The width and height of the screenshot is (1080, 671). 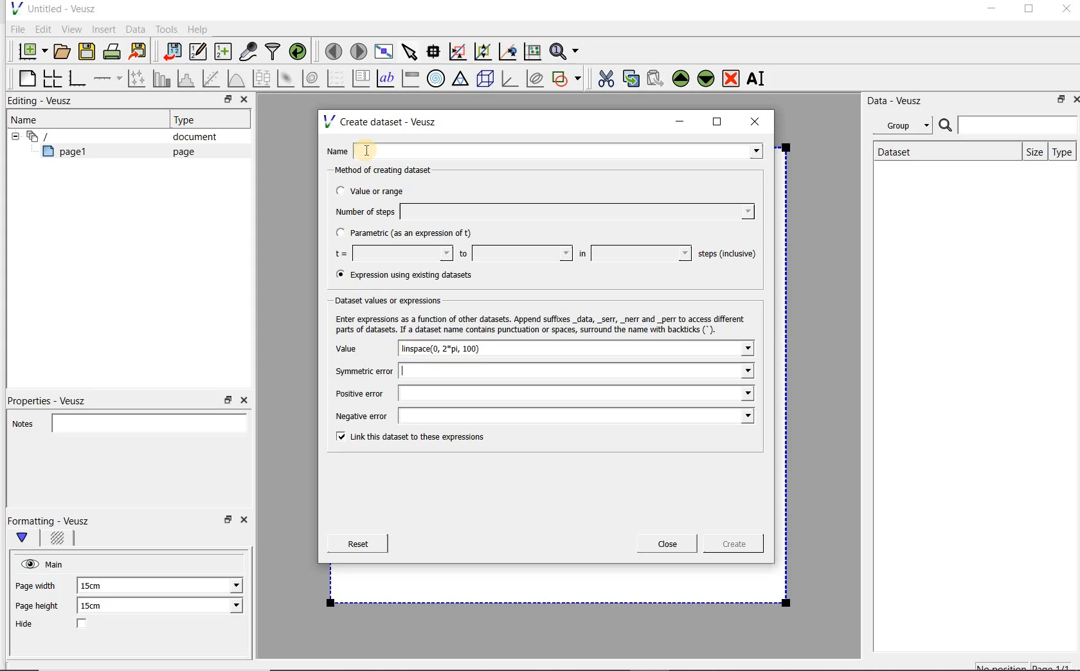 I want to click on Value or range, so click(x=381, y=189).